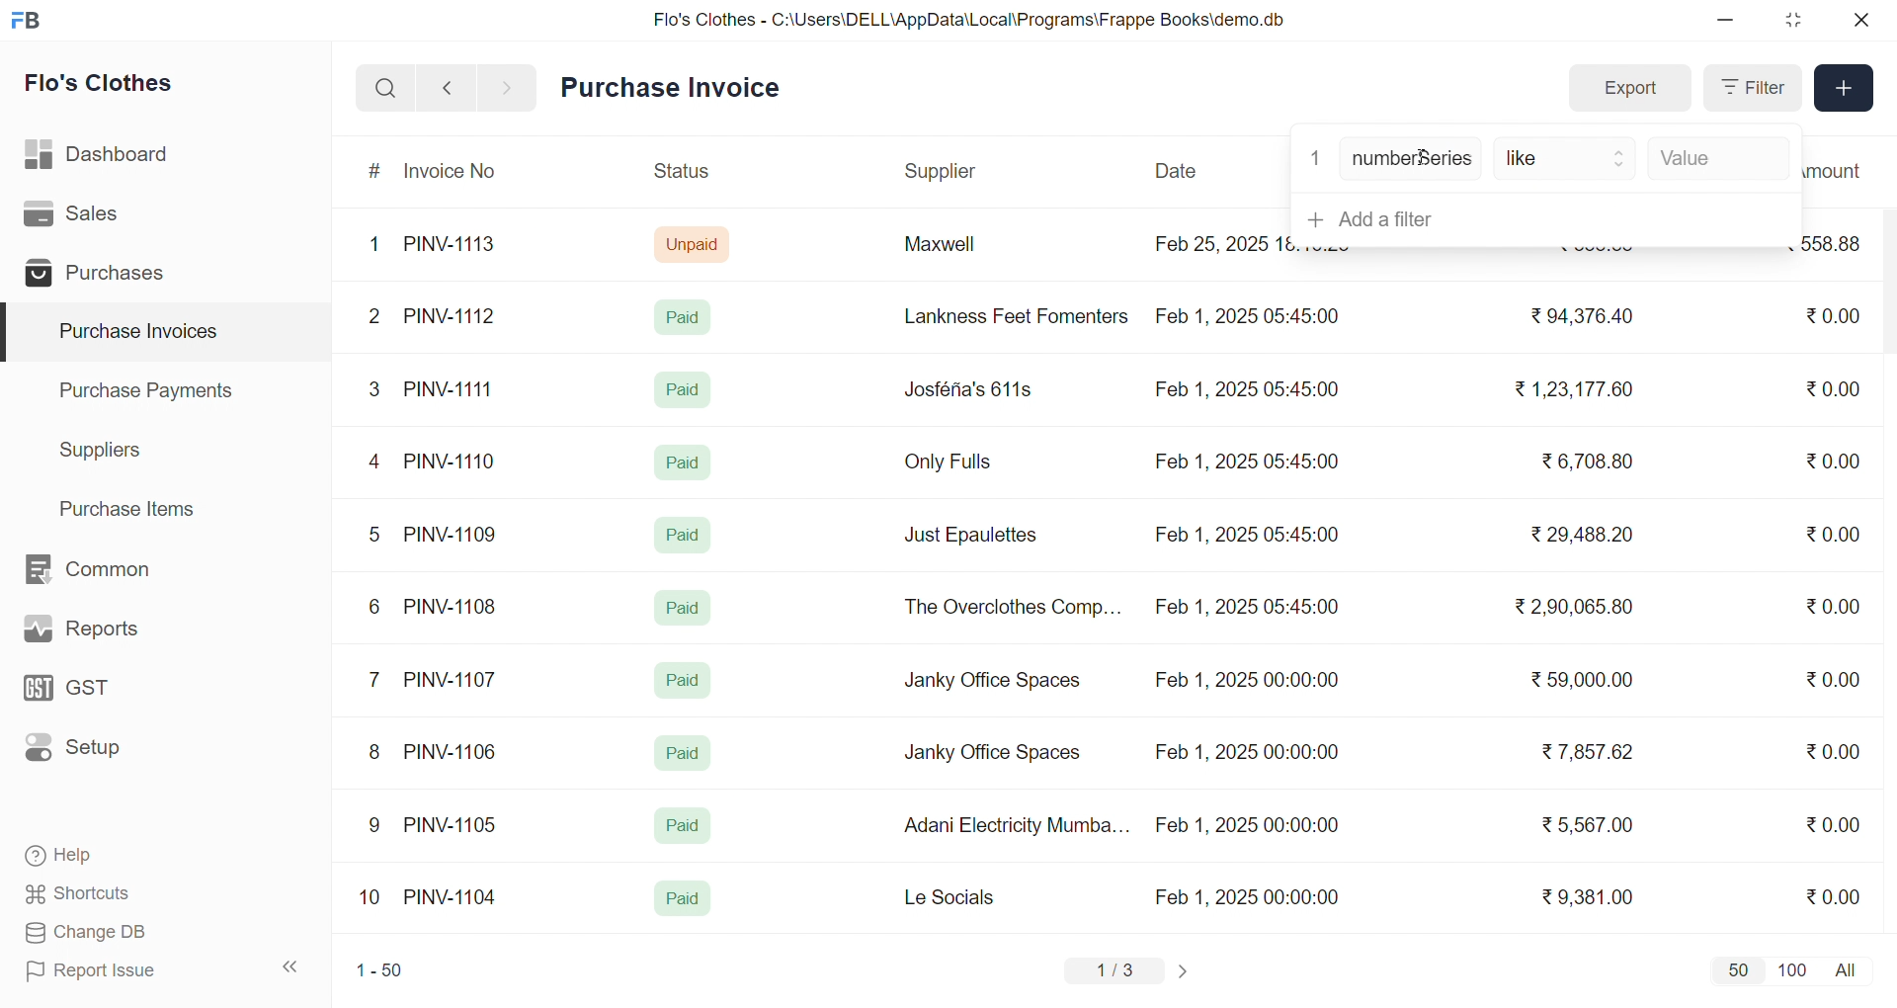  Describe the element at coordinates (291, 967) in the screenshot. I see `collapse sidebar` at that location.